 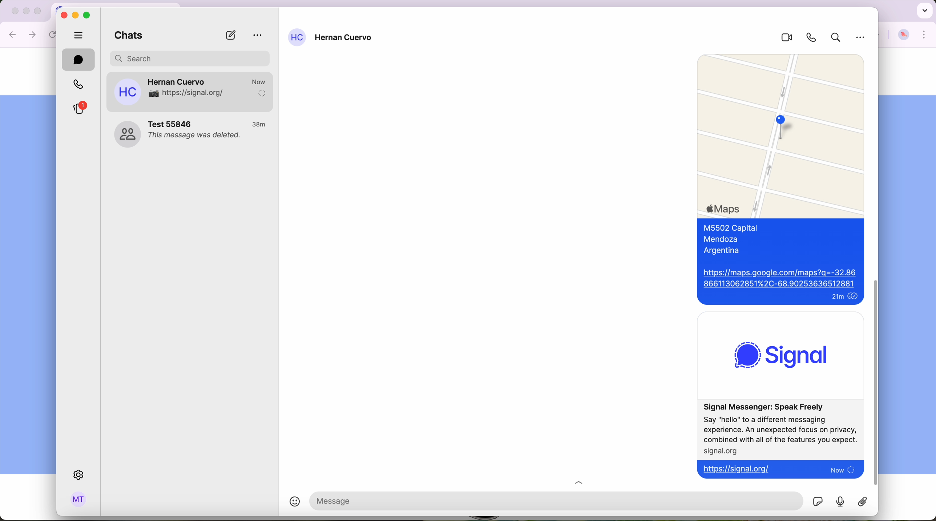 I want to click on signal.org, so click(x=722, y=451).